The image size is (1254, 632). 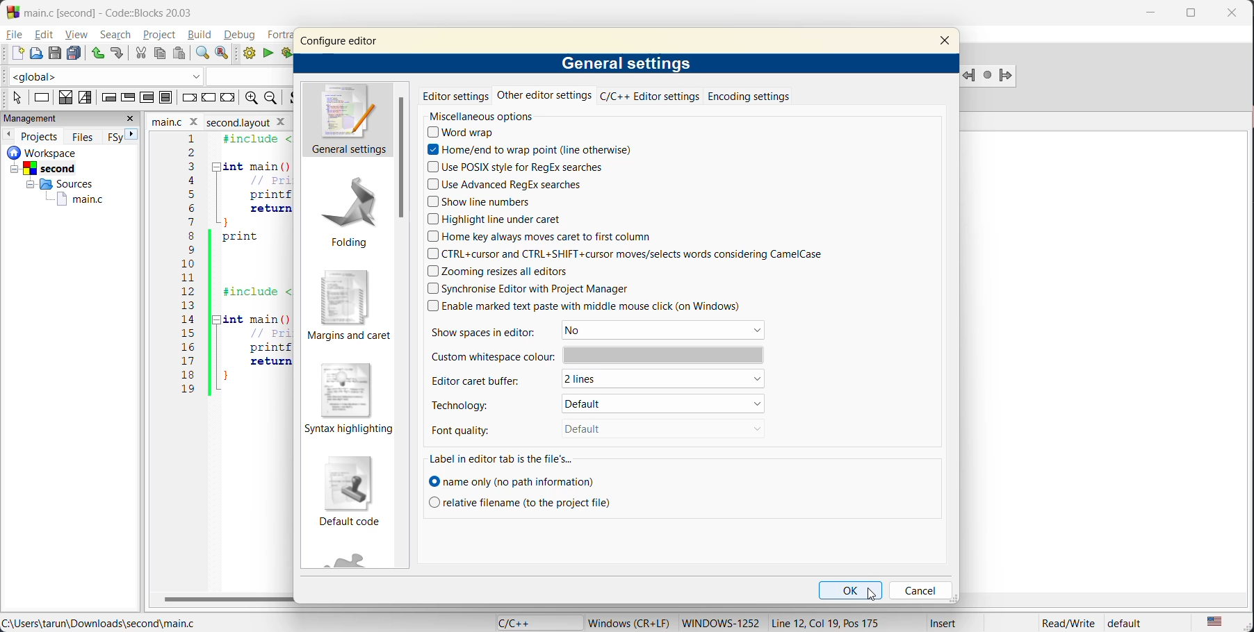 I want to click on file name, so click(x=215, y=122).